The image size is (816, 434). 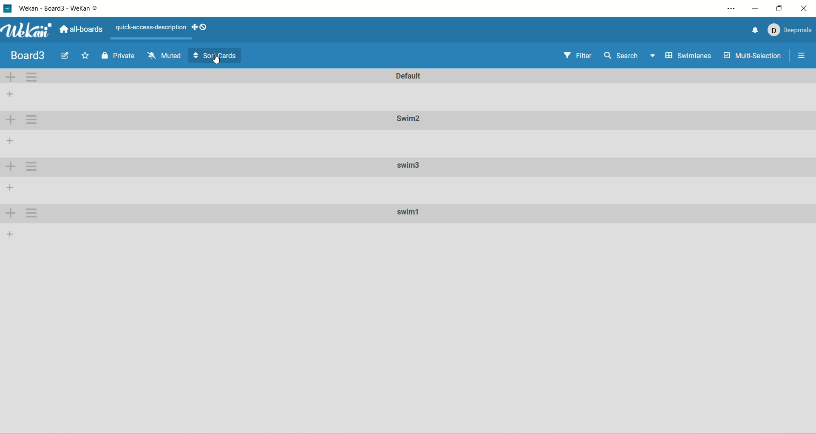 I want to click on add swimlane, so click(x=10, y=77).